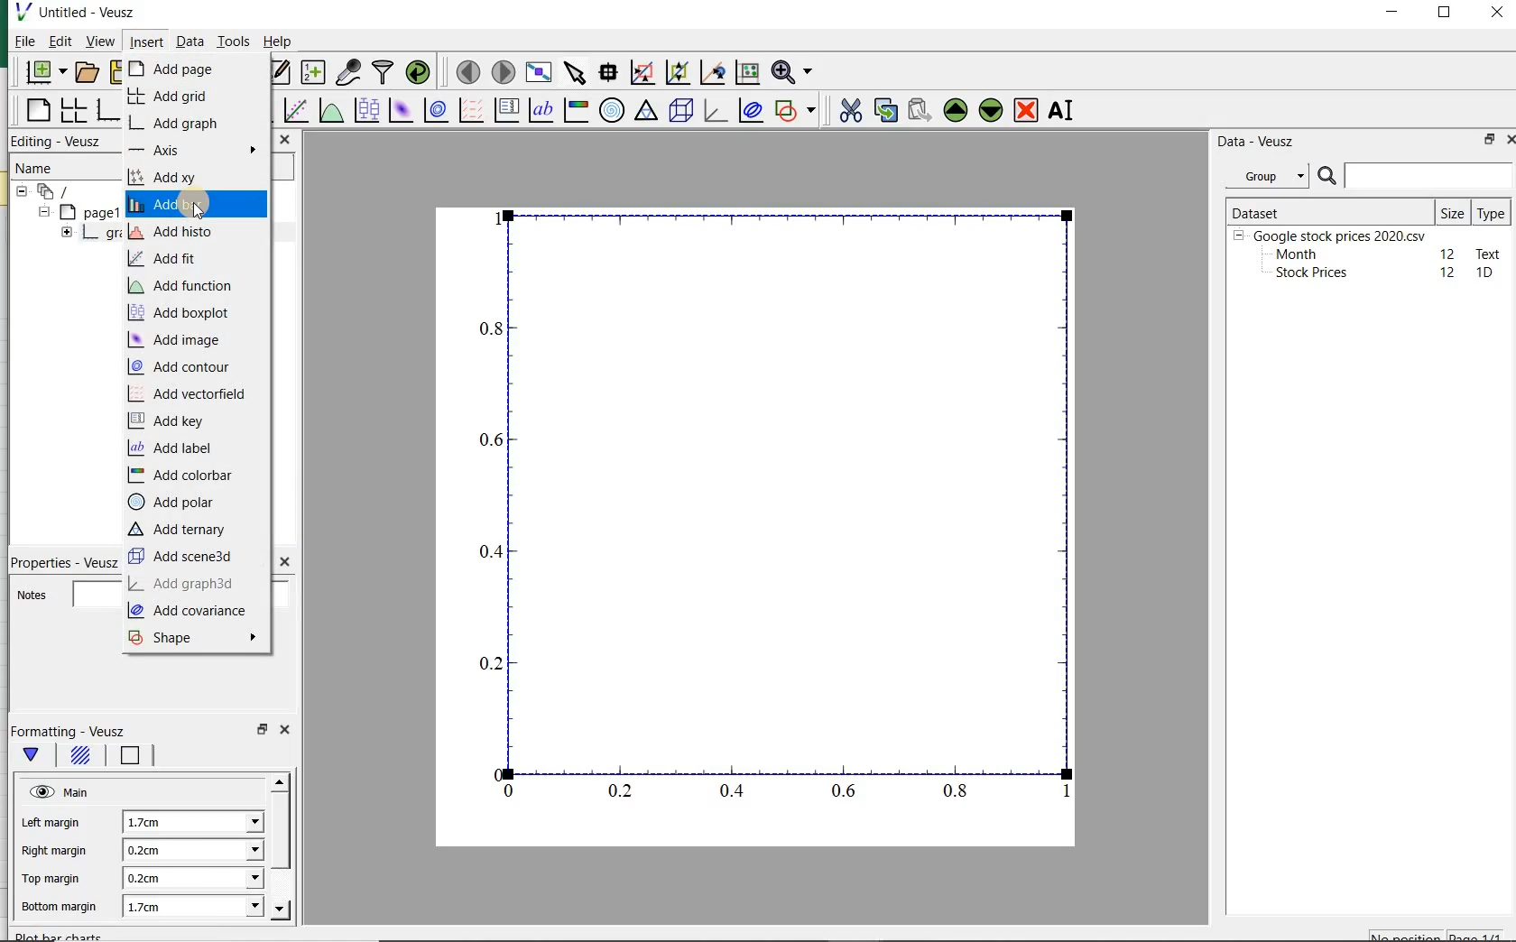  Describe the element at coordinates (1485, 253) in the screenshot. I see `text` at that location.